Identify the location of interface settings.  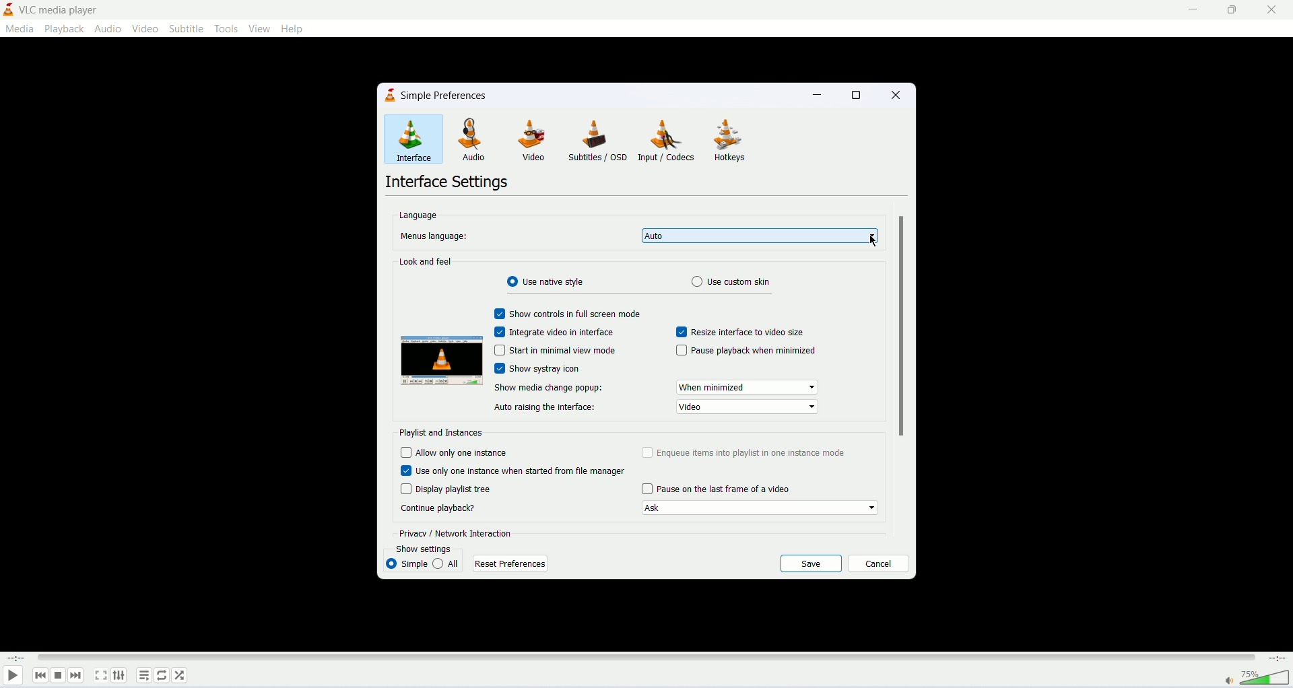
(448, 183).